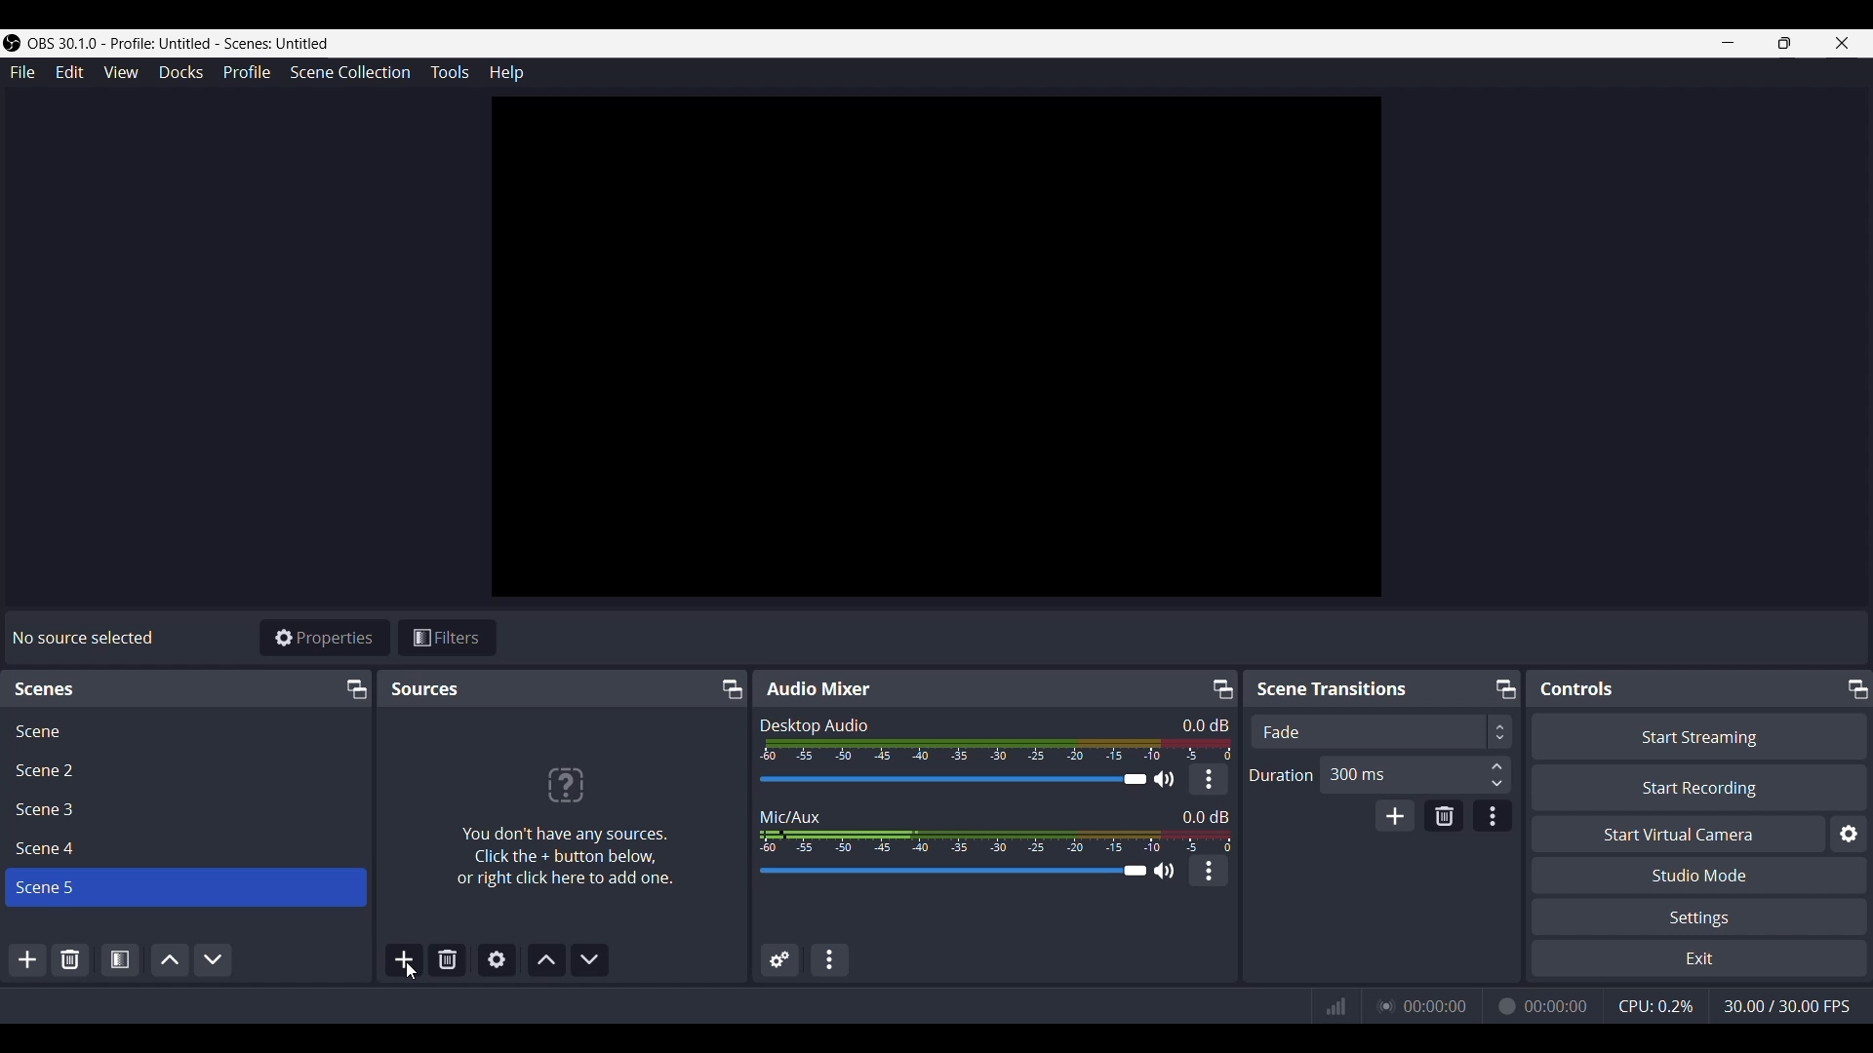 This screenshot has height=1053, width=1873. I want to click on Move Sources Down, so click(590, 958).